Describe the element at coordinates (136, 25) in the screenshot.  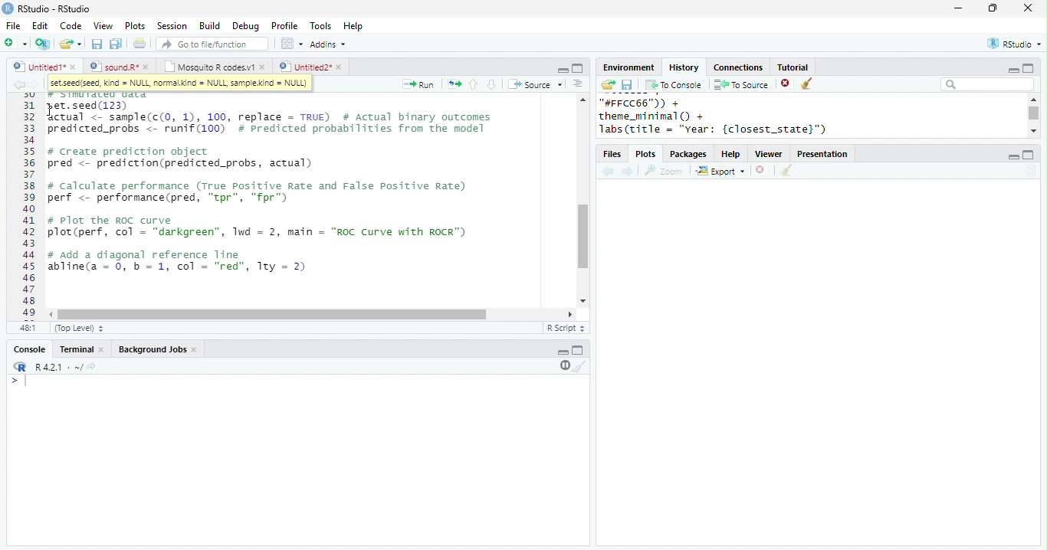
I see `Plots` at that location.